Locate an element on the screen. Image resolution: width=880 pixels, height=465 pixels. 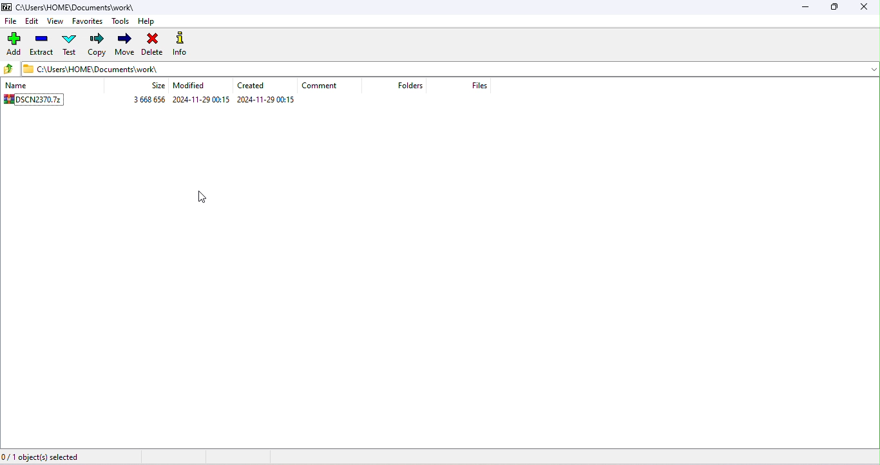
modified data and time is located at coordinates (202, 100).